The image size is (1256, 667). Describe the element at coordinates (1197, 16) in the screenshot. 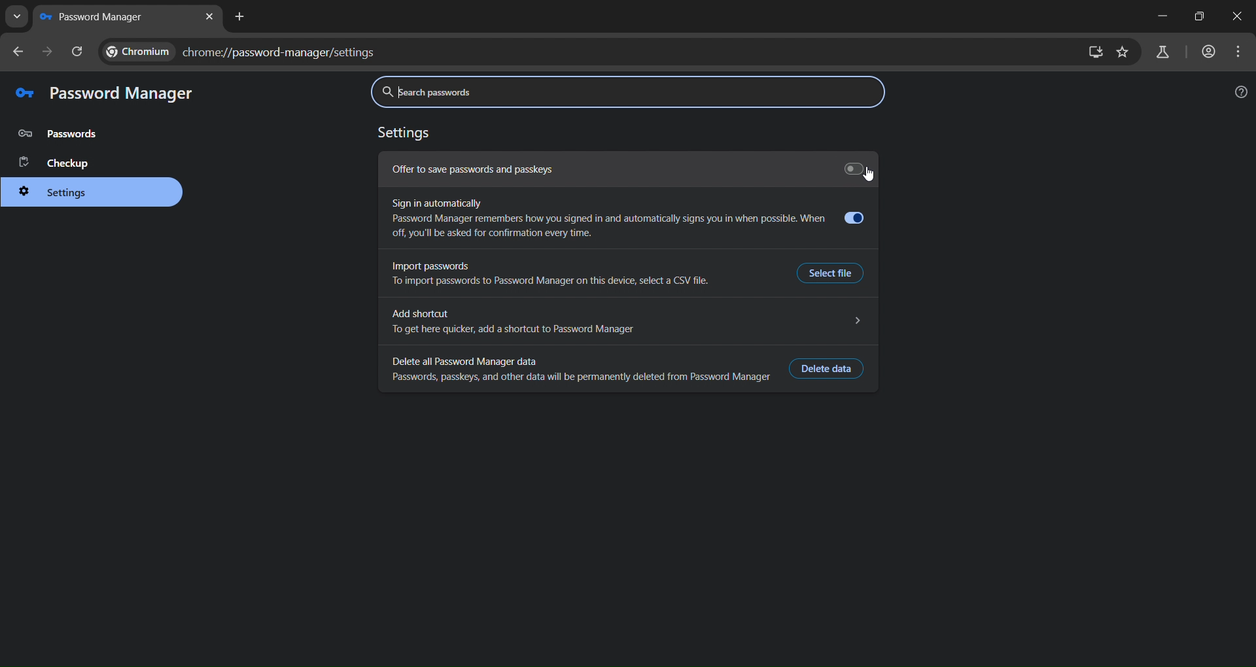

I see `maximize/restore` at that location.